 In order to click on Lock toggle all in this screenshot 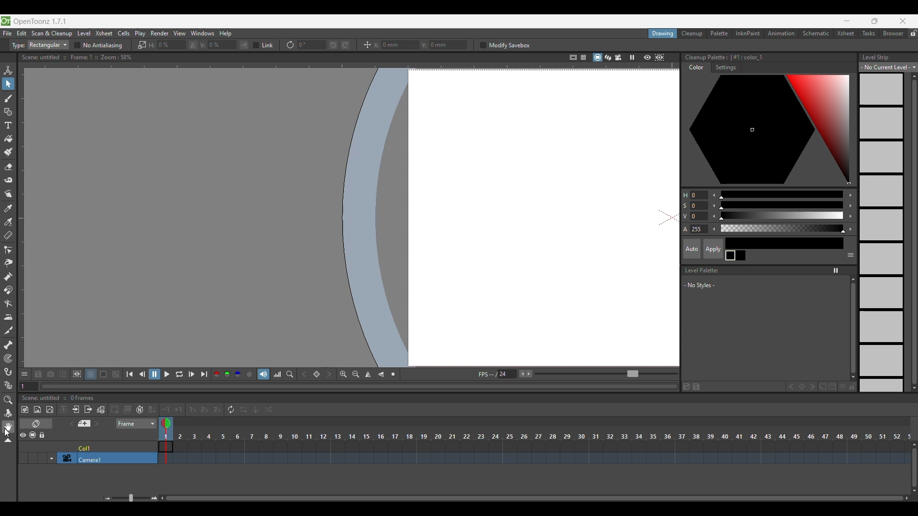, I will do `click(48, 435)`.